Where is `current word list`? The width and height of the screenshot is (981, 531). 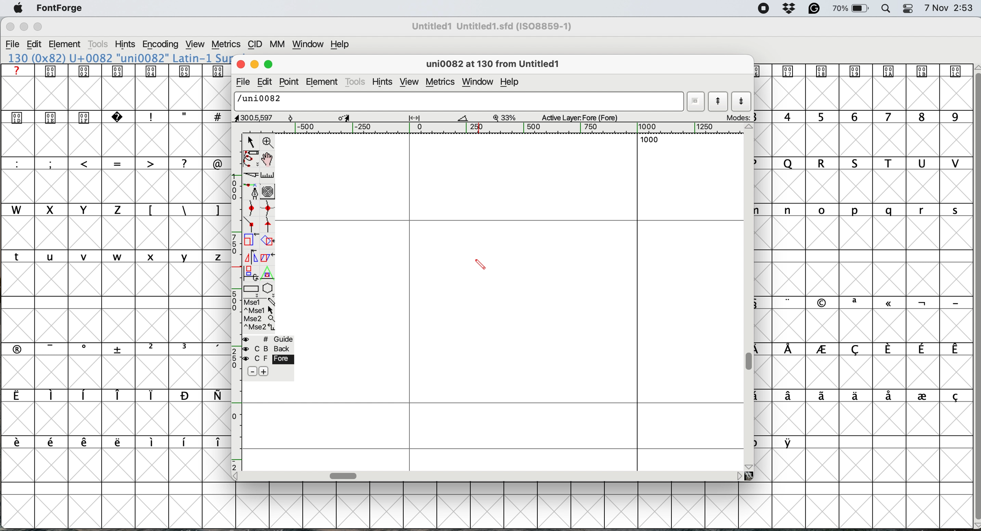
current word list is located at coordinates (697, 101).